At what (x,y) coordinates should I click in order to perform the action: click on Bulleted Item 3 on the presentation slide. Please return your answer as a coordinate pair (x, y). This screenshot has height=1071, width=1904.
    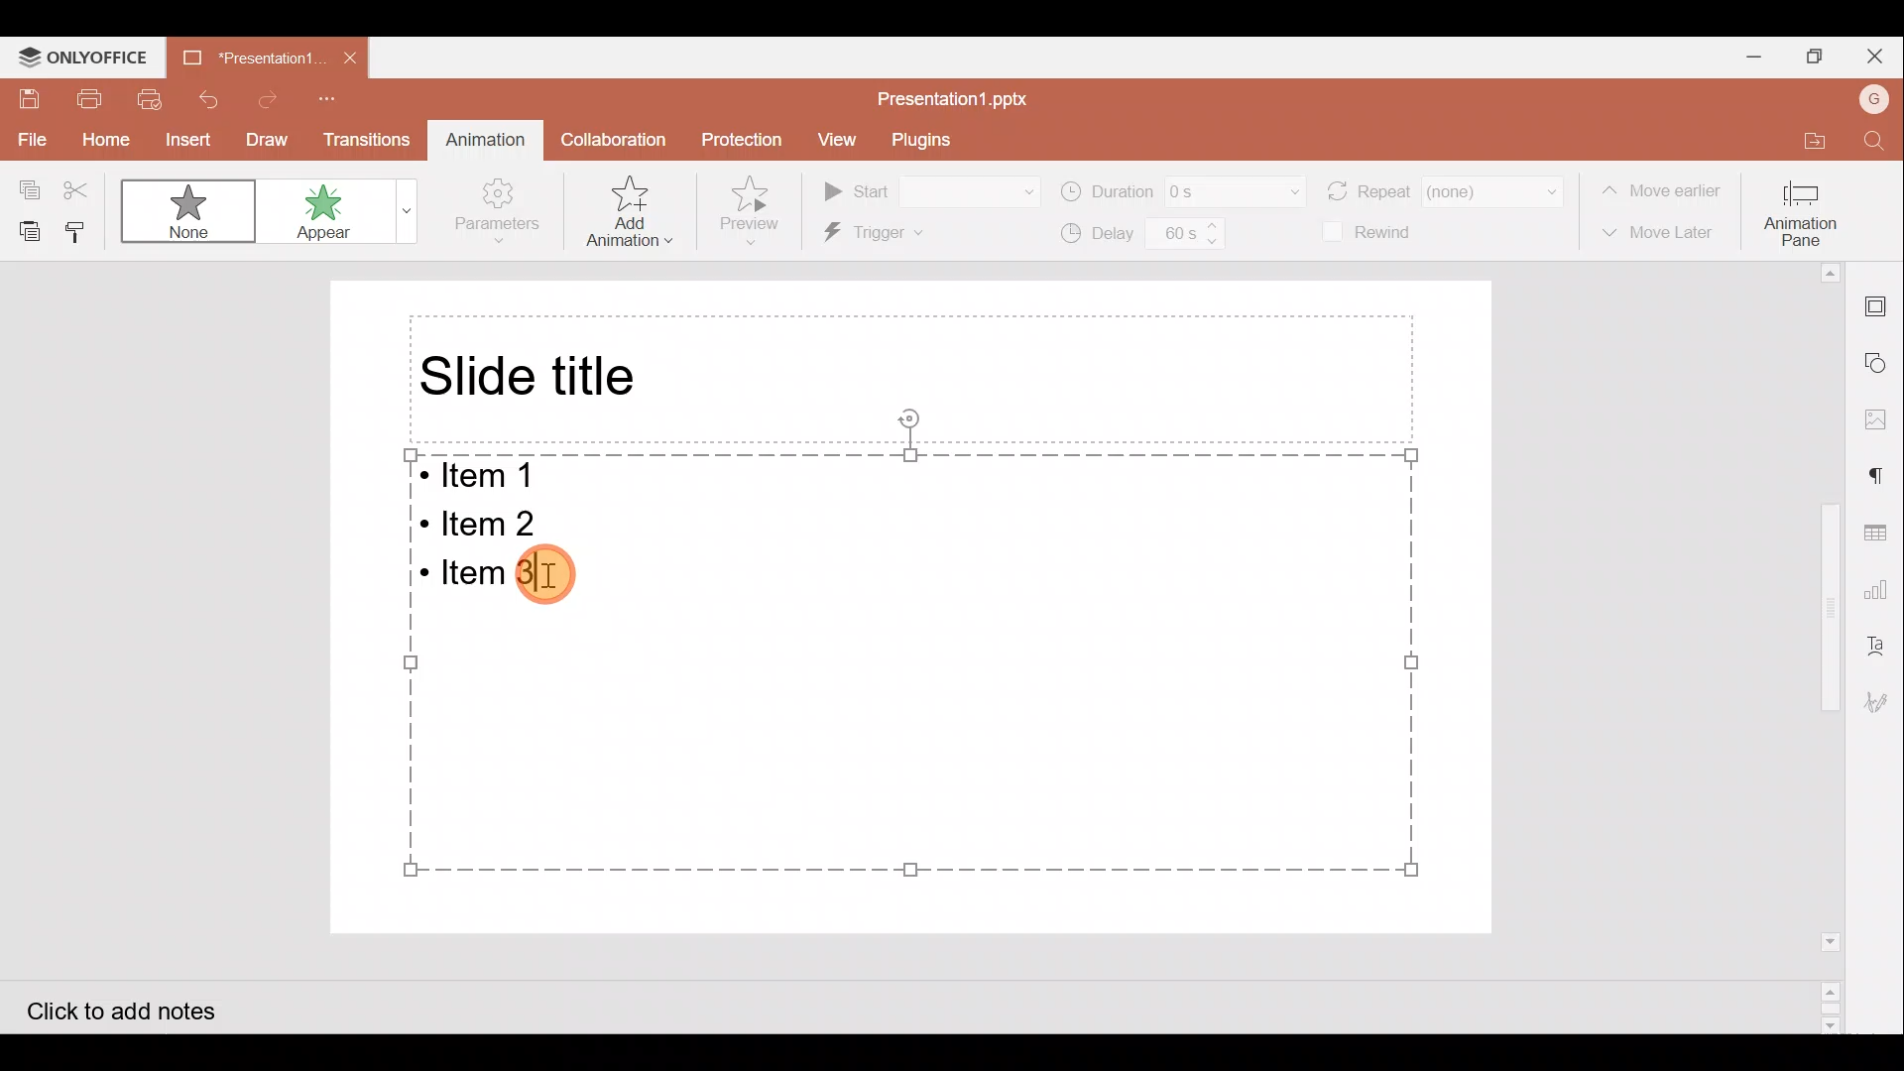
    Looking at the image, I should click on (494, 577).